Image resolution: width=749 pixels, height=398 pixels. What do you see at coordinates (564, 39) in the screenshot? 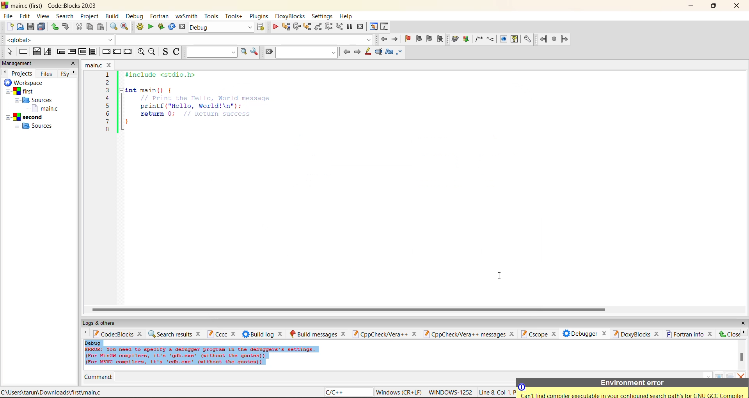
I see `forward` at bounding box center [564, 39].